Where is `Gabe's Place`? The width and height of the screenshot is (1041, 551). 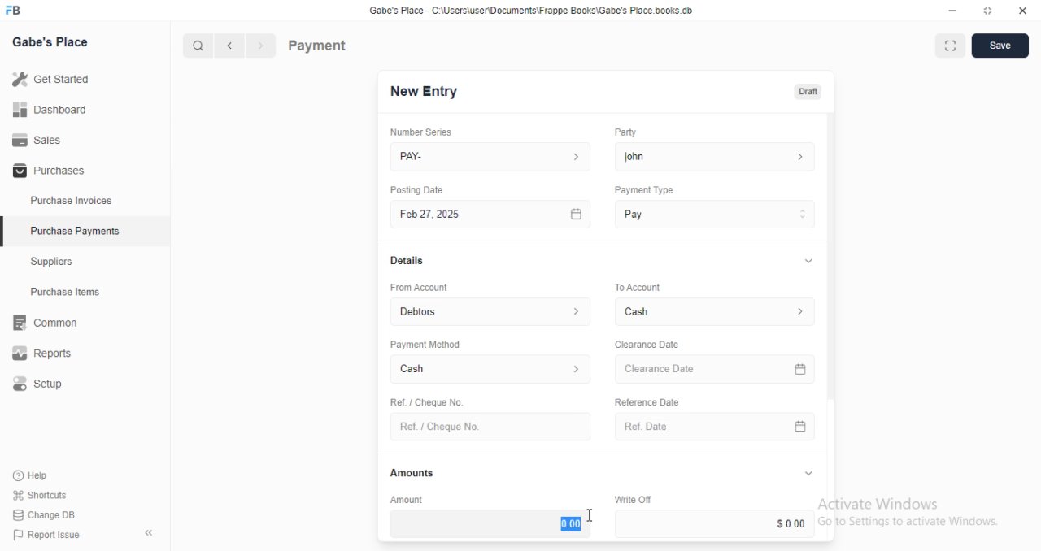 Gabe's Place is located at coordinates (54, 43).